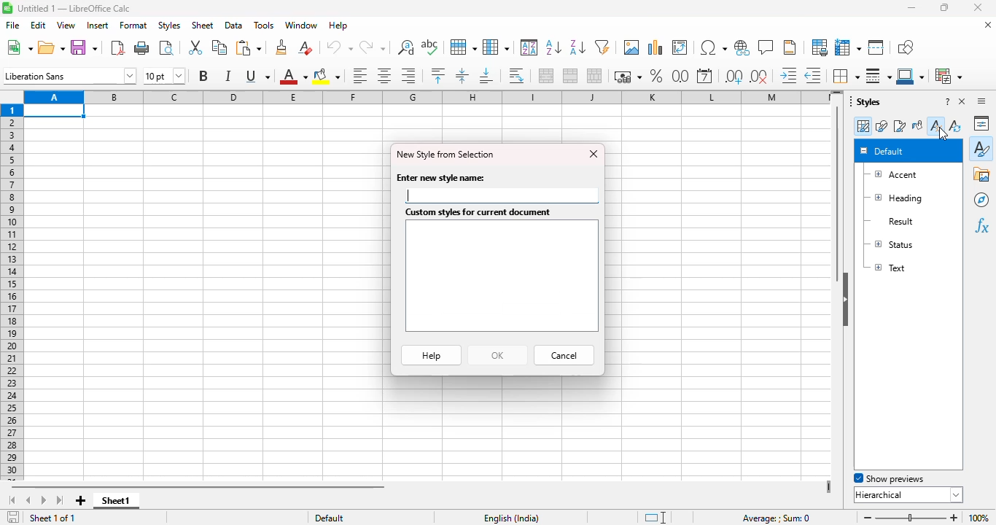 This screenshot has height=525, width=996. I want to click on insert hyperlink, so click(742, 47).